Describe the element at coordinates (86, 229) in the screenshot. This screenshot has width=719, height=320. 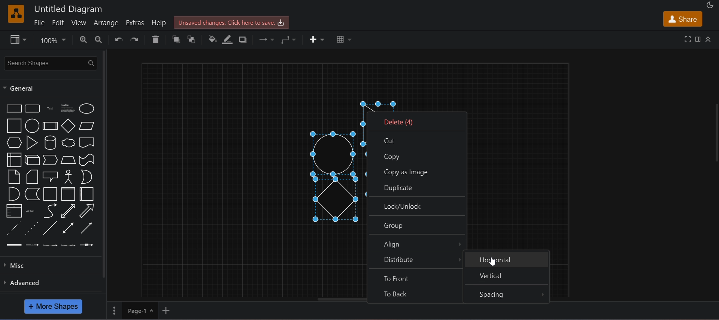
I see `directional ` at that location.